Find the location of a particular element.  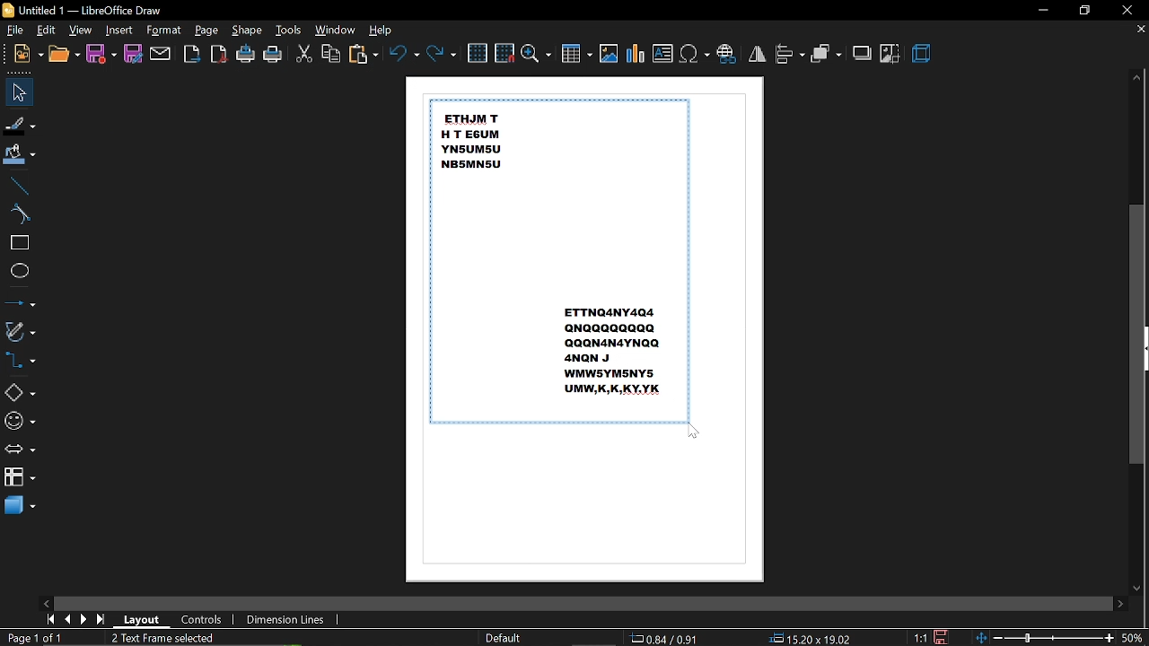

grid is located at coordinates (478, 52).